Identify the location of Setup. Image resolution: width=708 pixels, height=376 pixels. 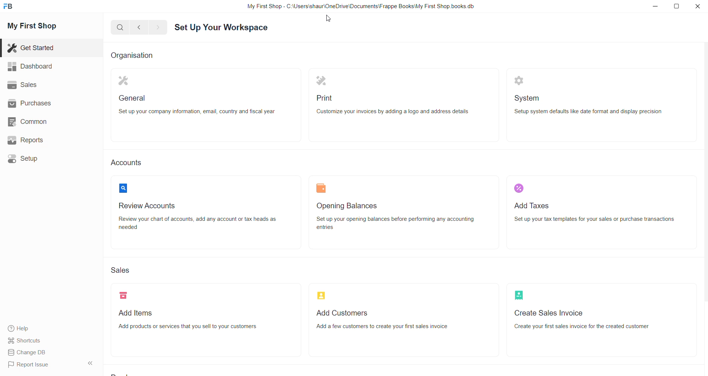
(22, 159).